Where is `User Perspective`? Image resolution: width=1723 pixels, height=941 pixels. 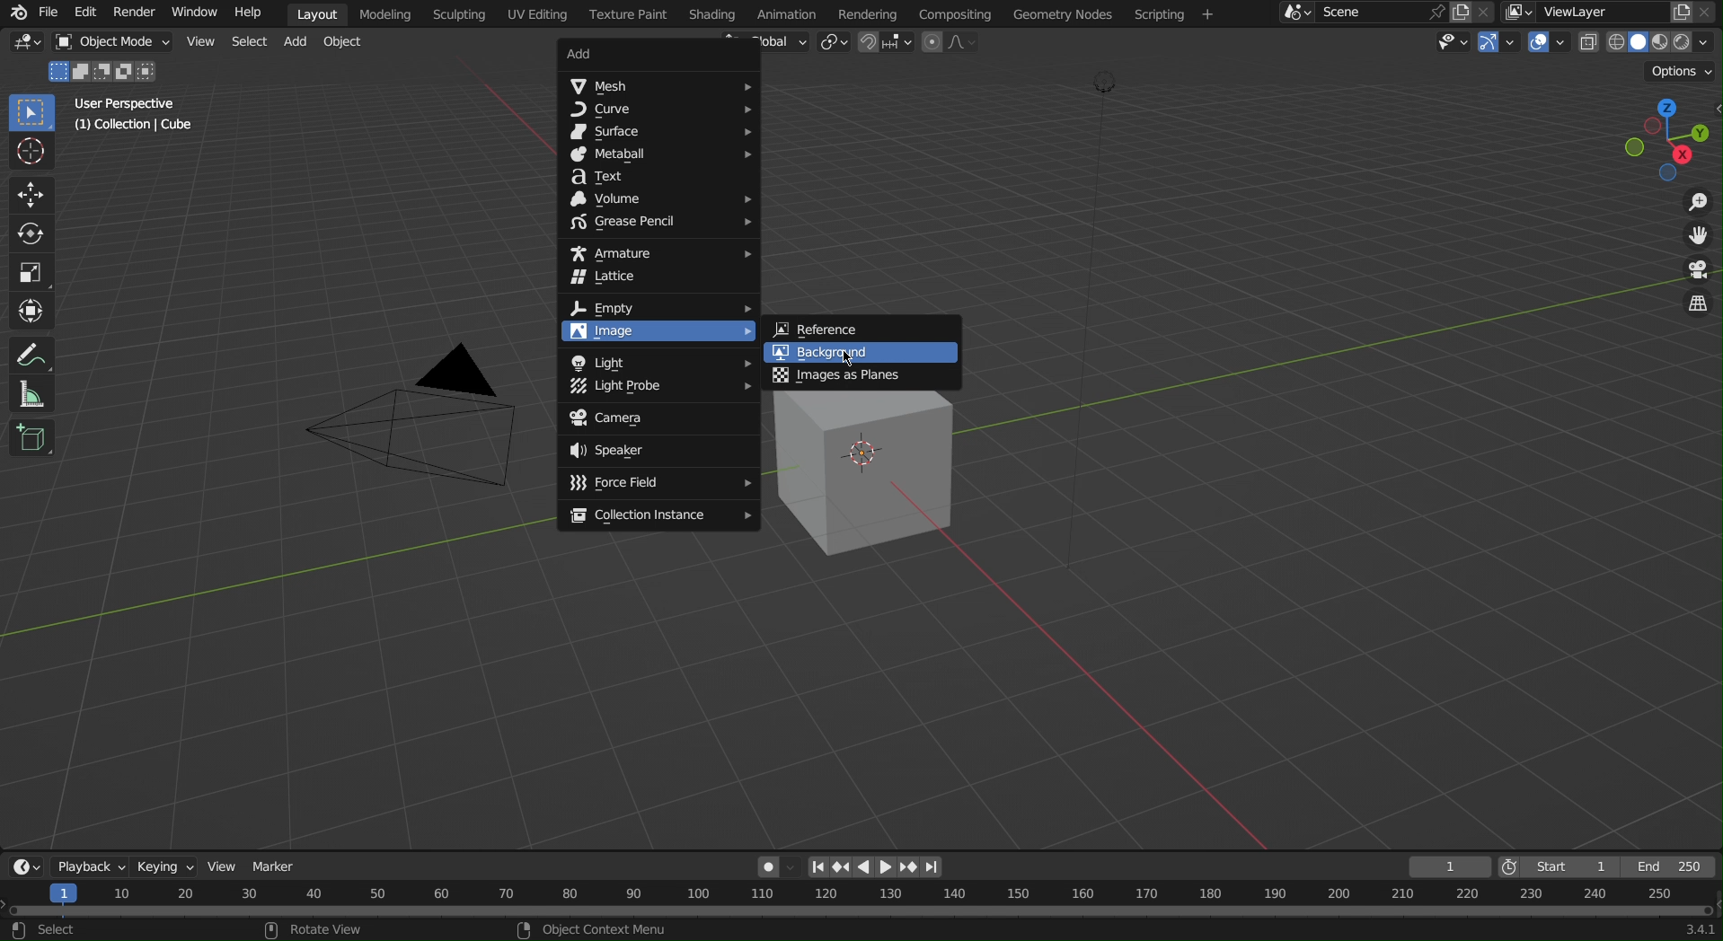 User Perspective is located at coordinates (128, 103).